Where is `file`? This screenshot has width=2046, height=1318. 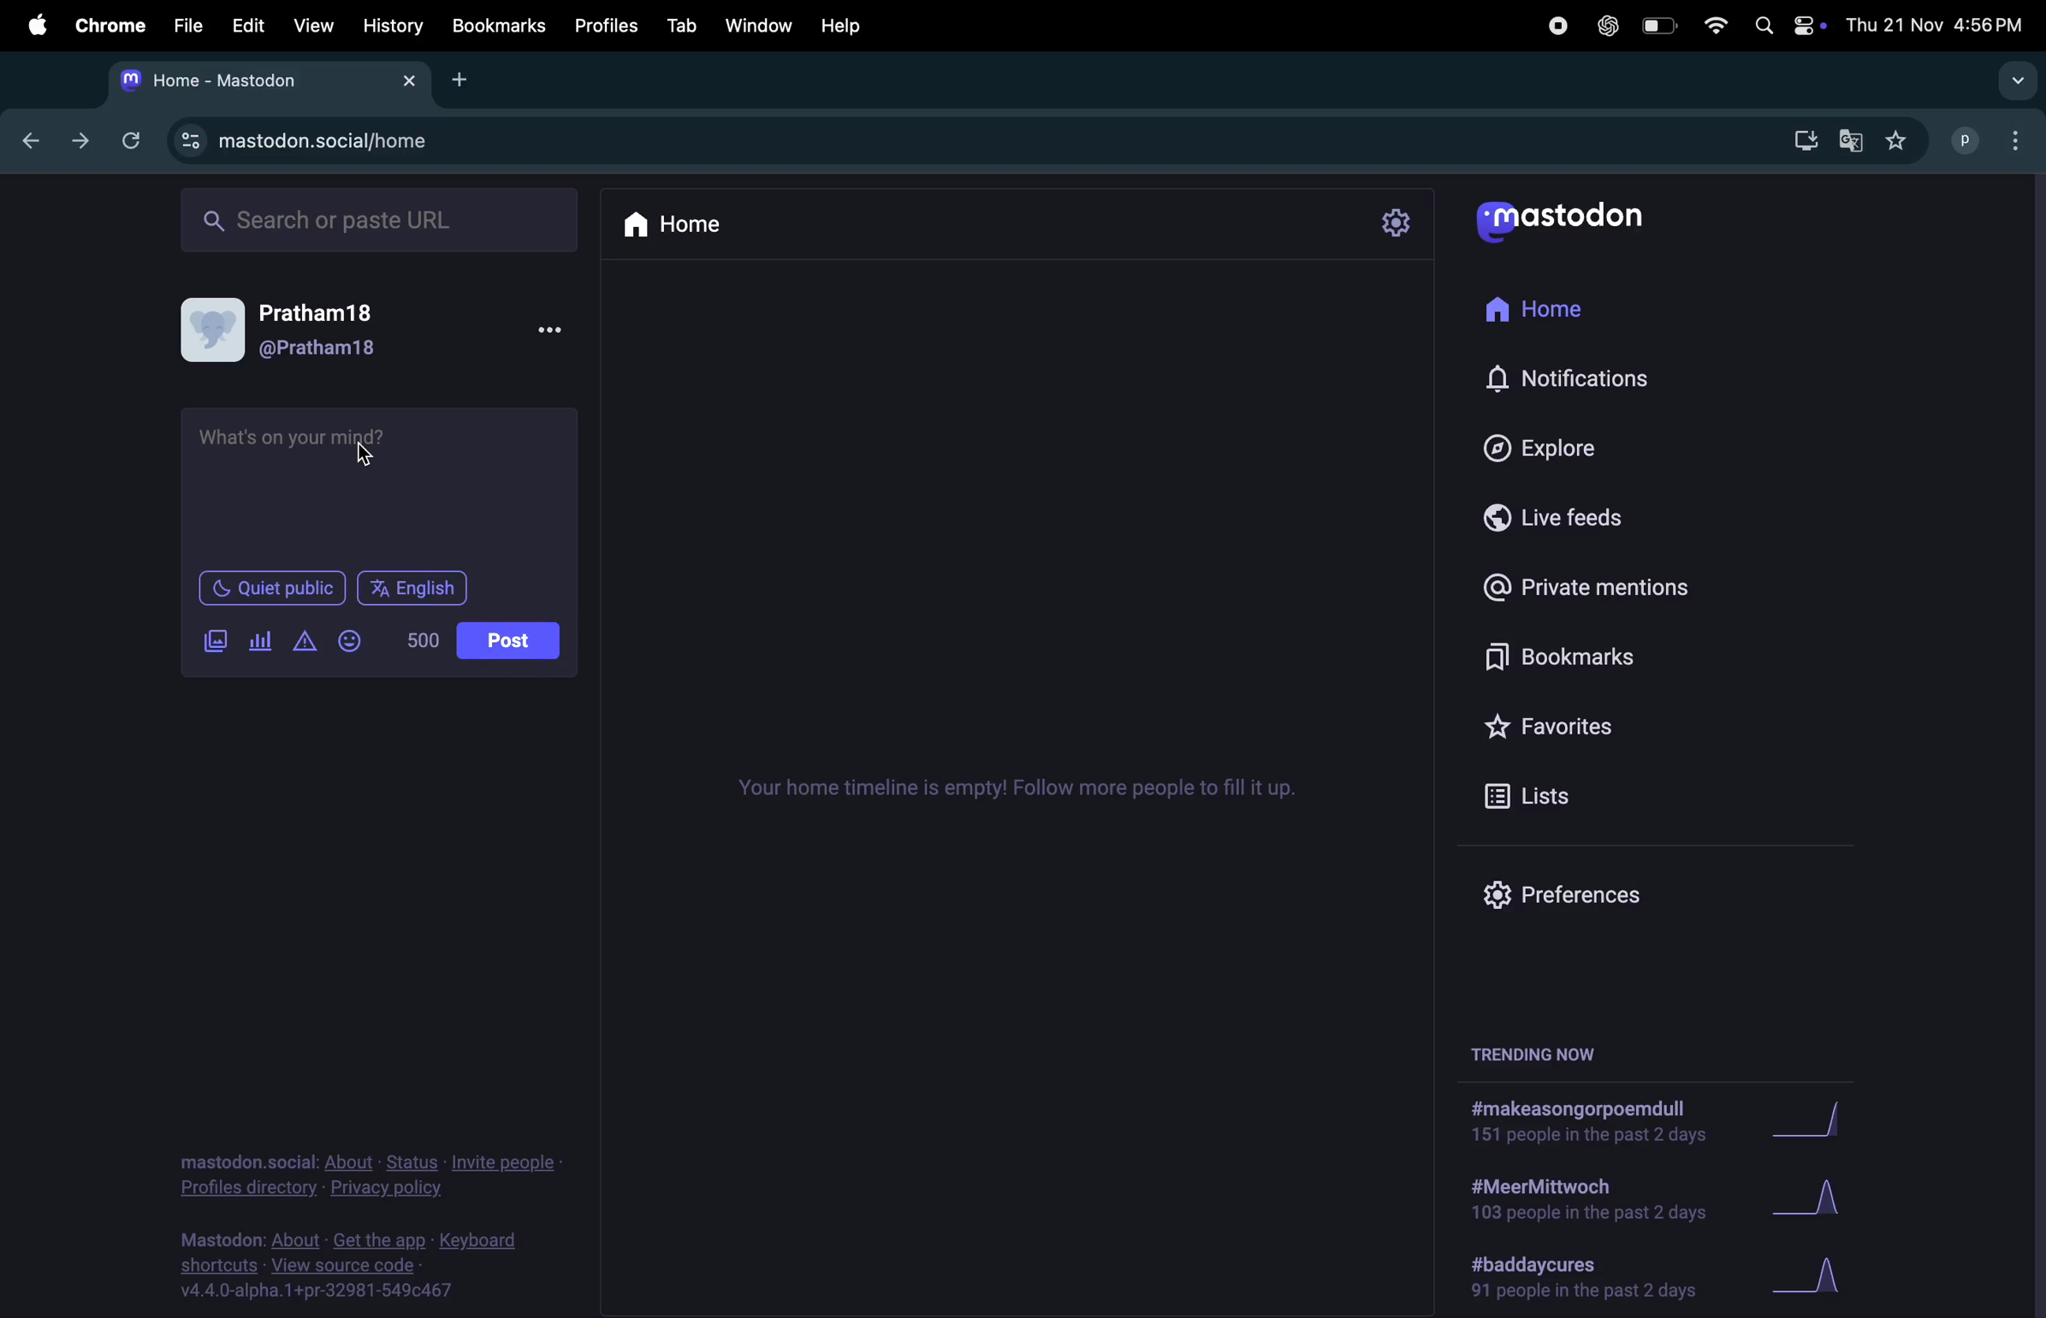
file is located at coordinates (182, 27).